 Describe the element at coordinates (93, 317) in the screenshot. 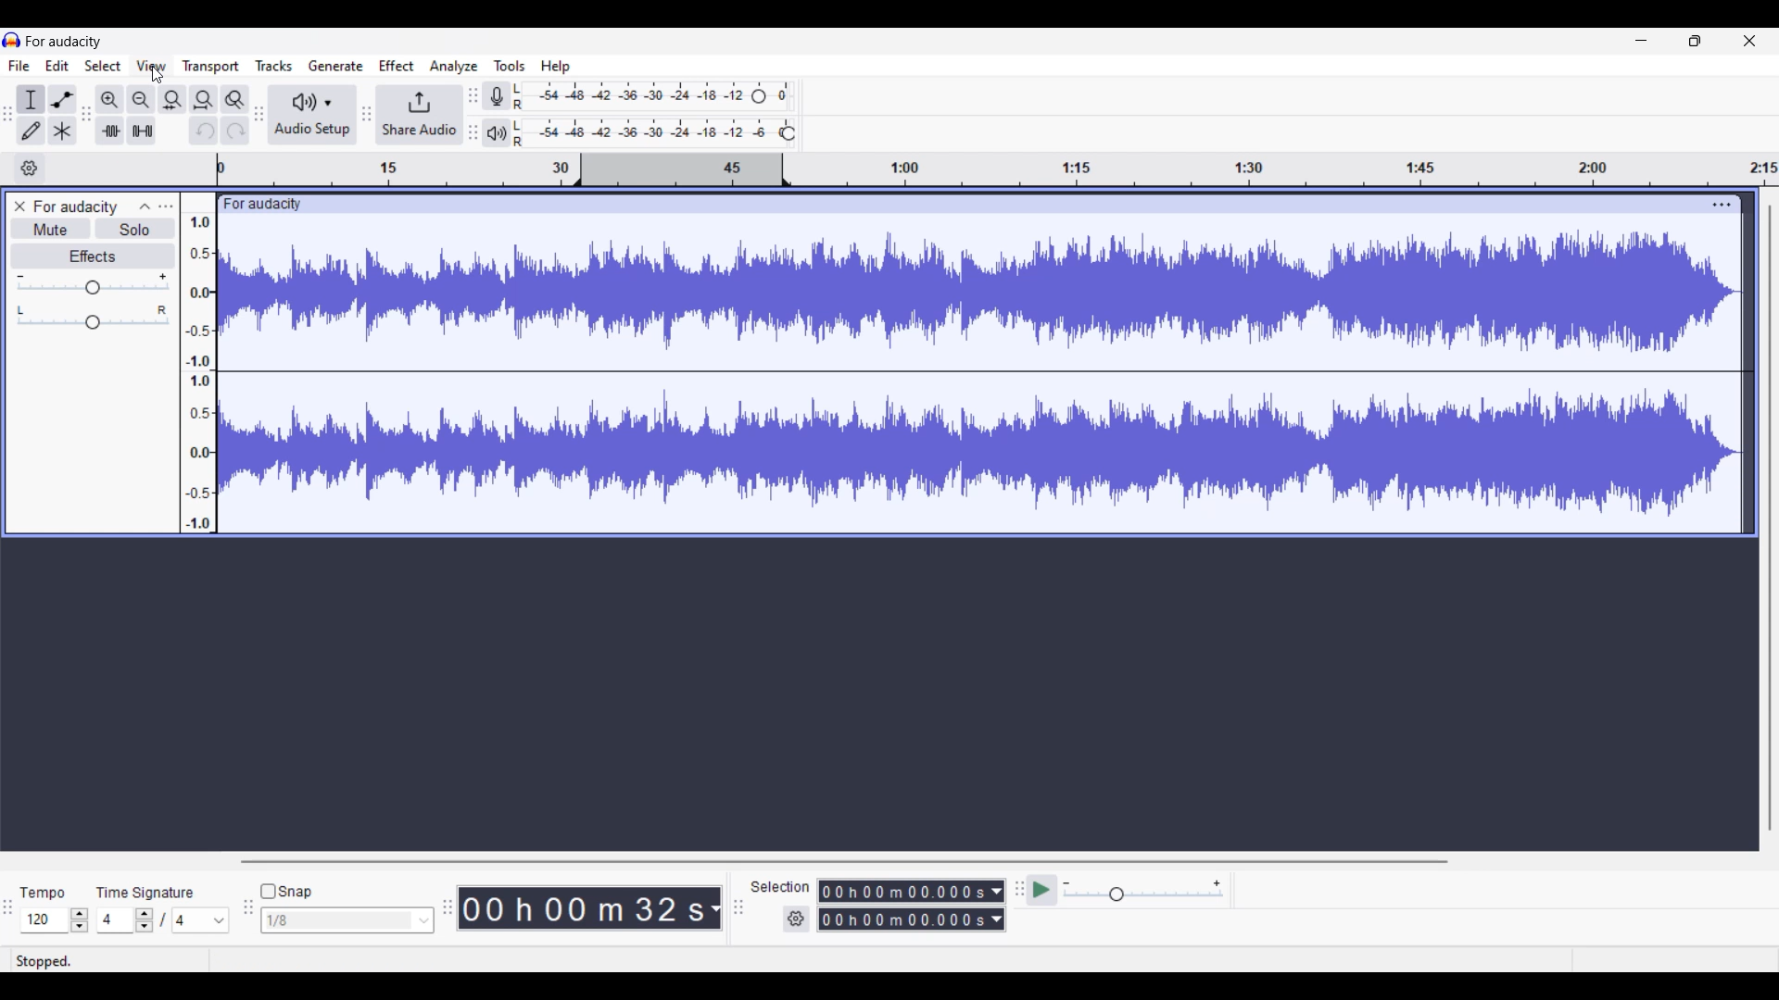

I see `Pan scale` at that location.